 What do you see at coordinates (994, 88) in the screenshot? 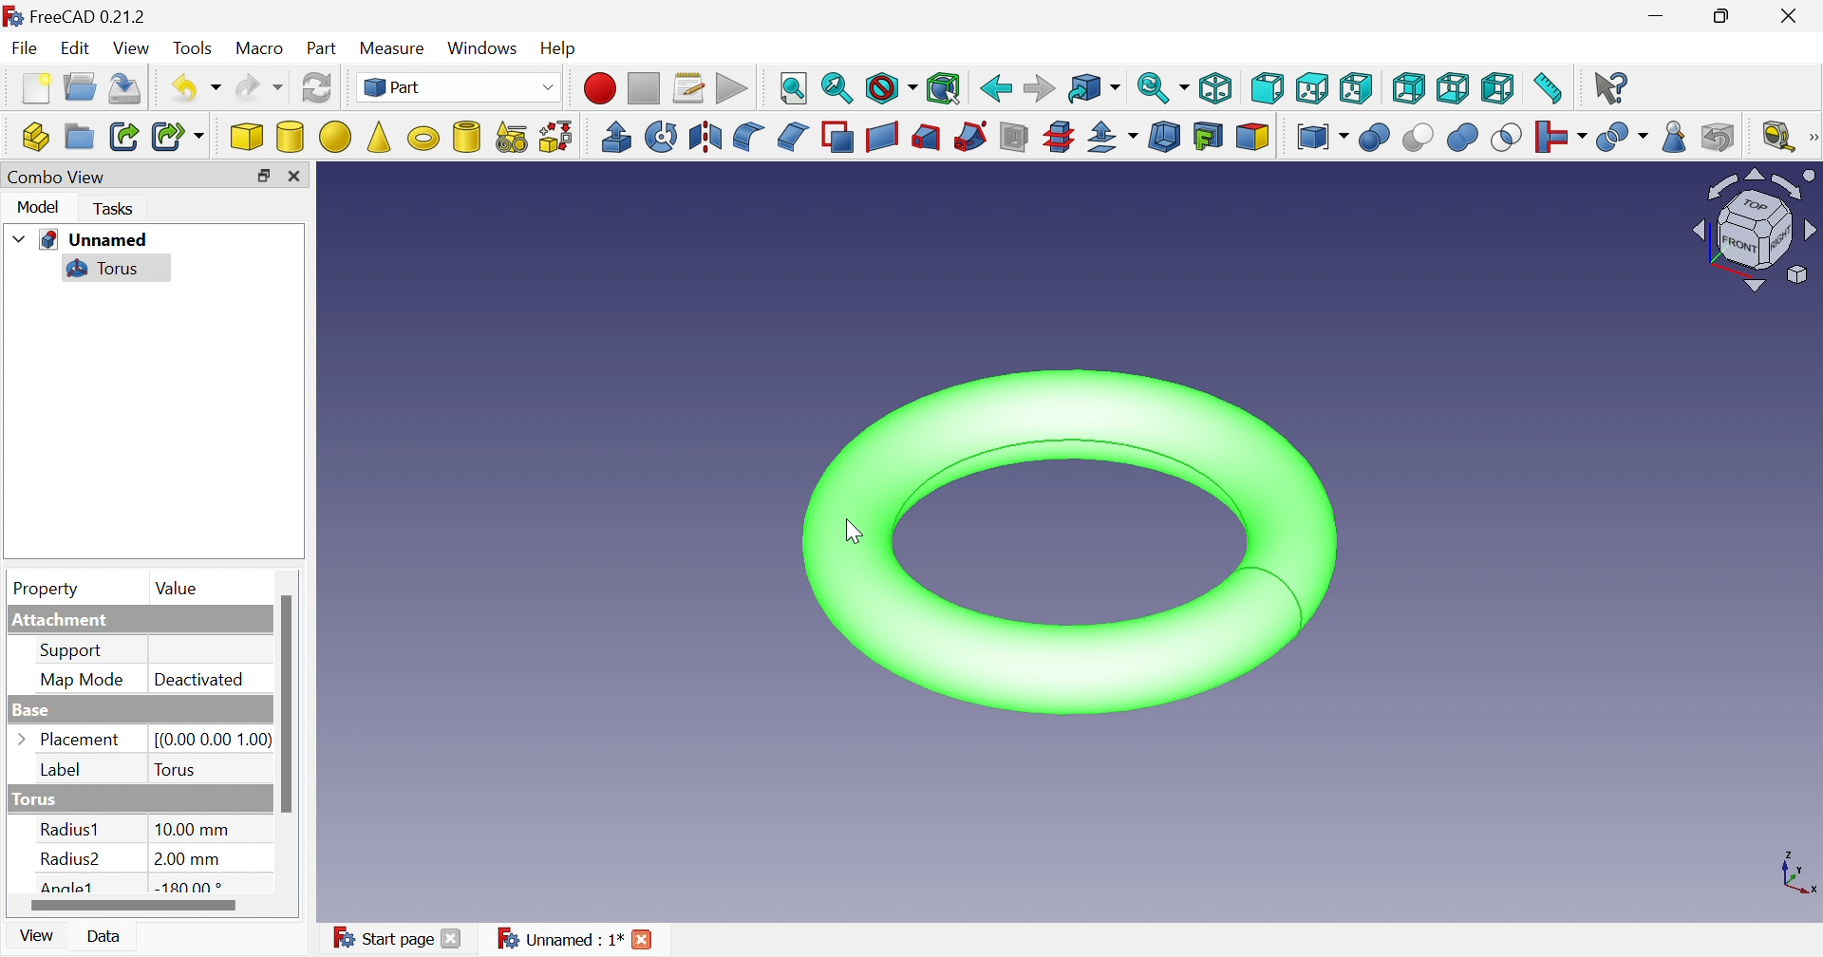
I see `Back` at bounding box center [994, 88].